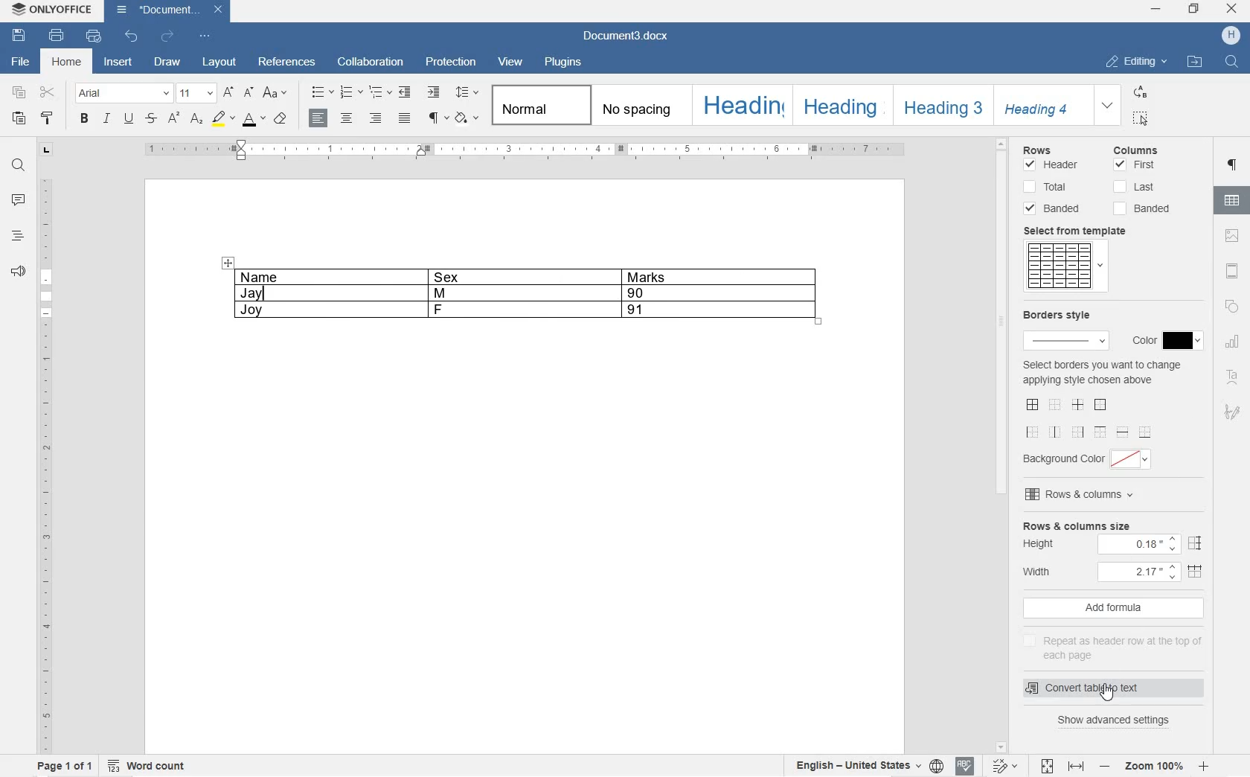  Describe the element at coordinates (351, 90) in the screenshot. I see `NUMBERING` at that location.